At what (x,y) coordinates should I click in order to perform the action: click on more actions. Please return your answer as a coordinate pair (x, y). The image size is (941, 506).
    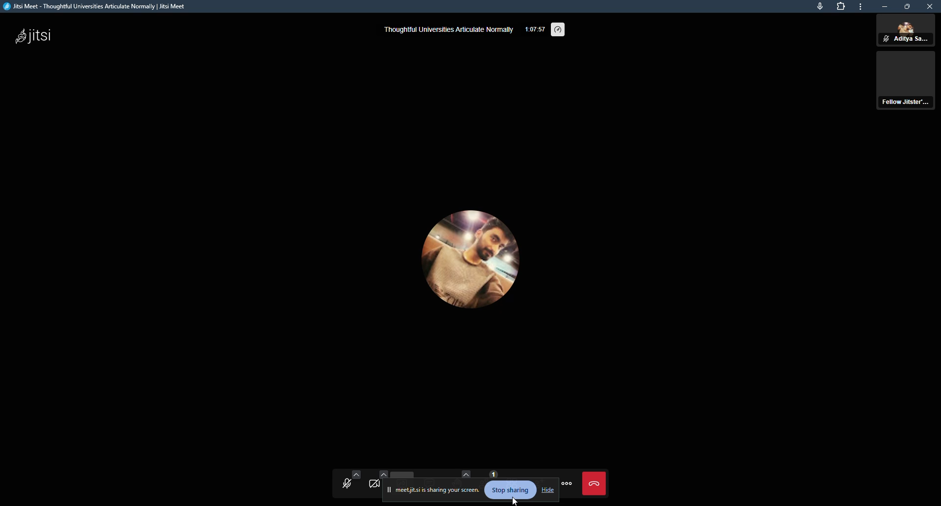
    Looking at the image, I should click on (569, 485).